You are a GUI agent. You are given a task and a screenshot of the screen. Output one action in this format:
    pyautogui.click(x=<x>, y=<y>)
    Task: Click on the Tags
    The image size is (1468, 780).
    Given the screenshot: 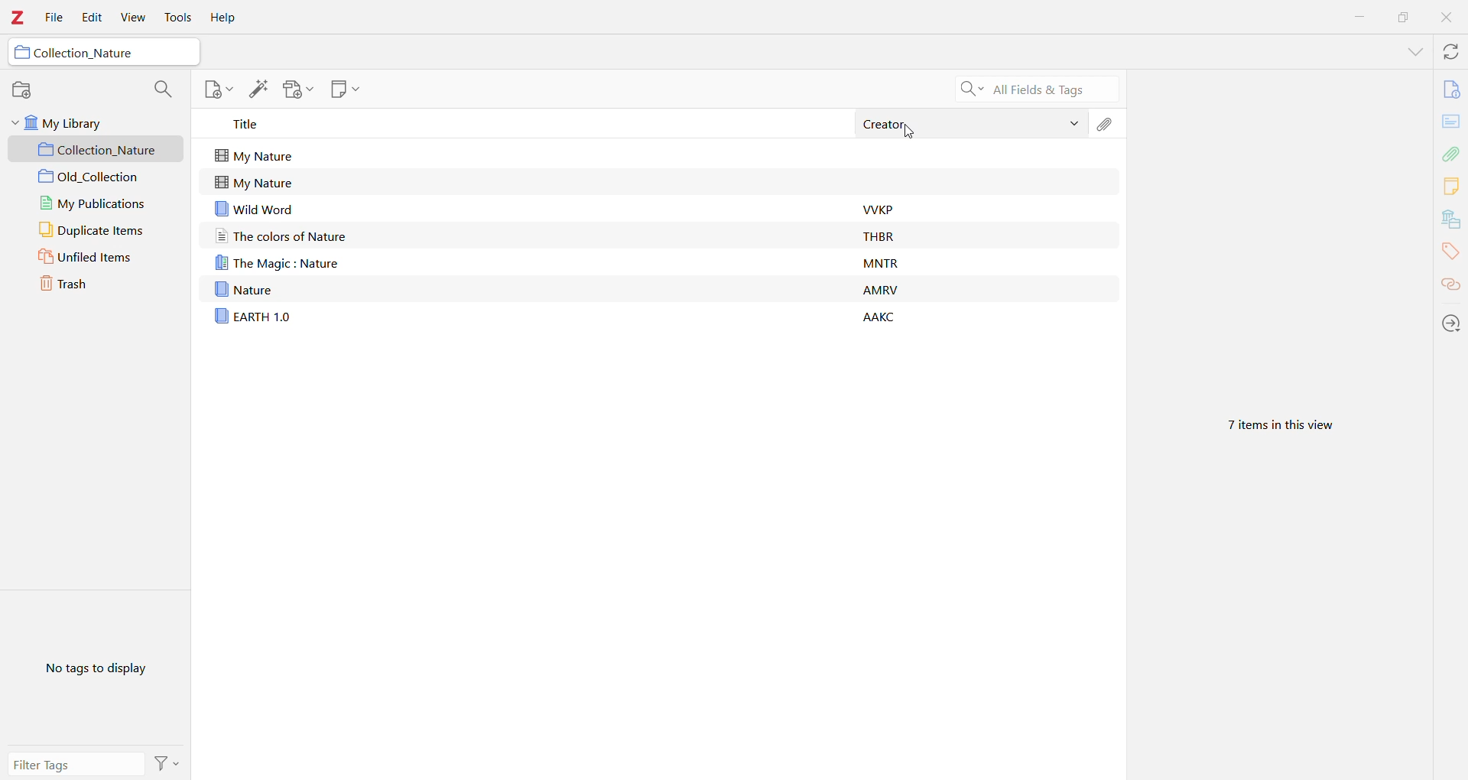 What is the action you would take?
    pyautogui.click(x=1450, y=251)
    